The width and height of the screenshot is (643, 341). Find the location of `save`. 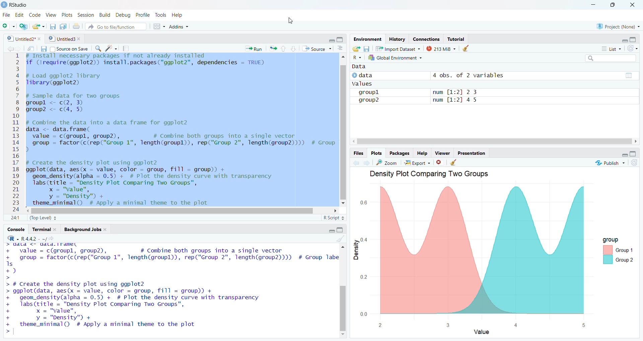

save is located at coordinates (367, 48).